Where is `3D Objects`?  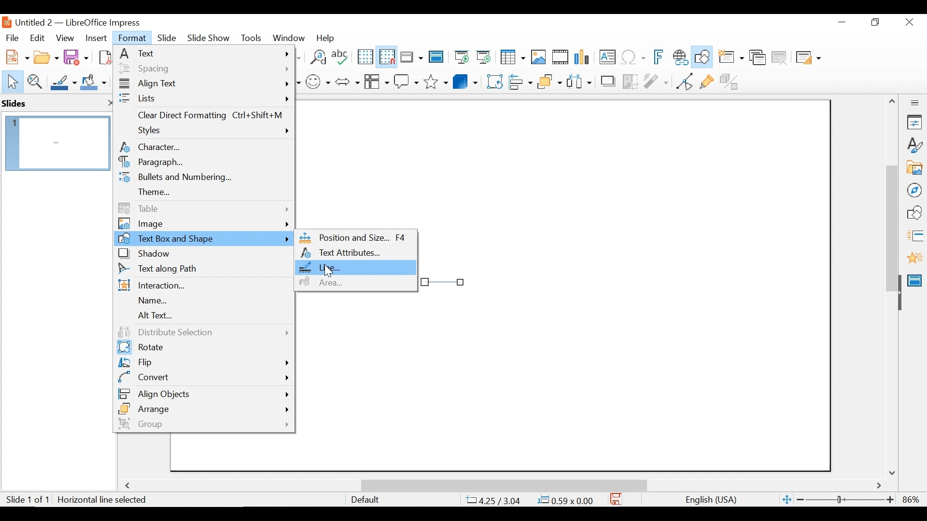
3D Objects is located at coordinates (465, 81).